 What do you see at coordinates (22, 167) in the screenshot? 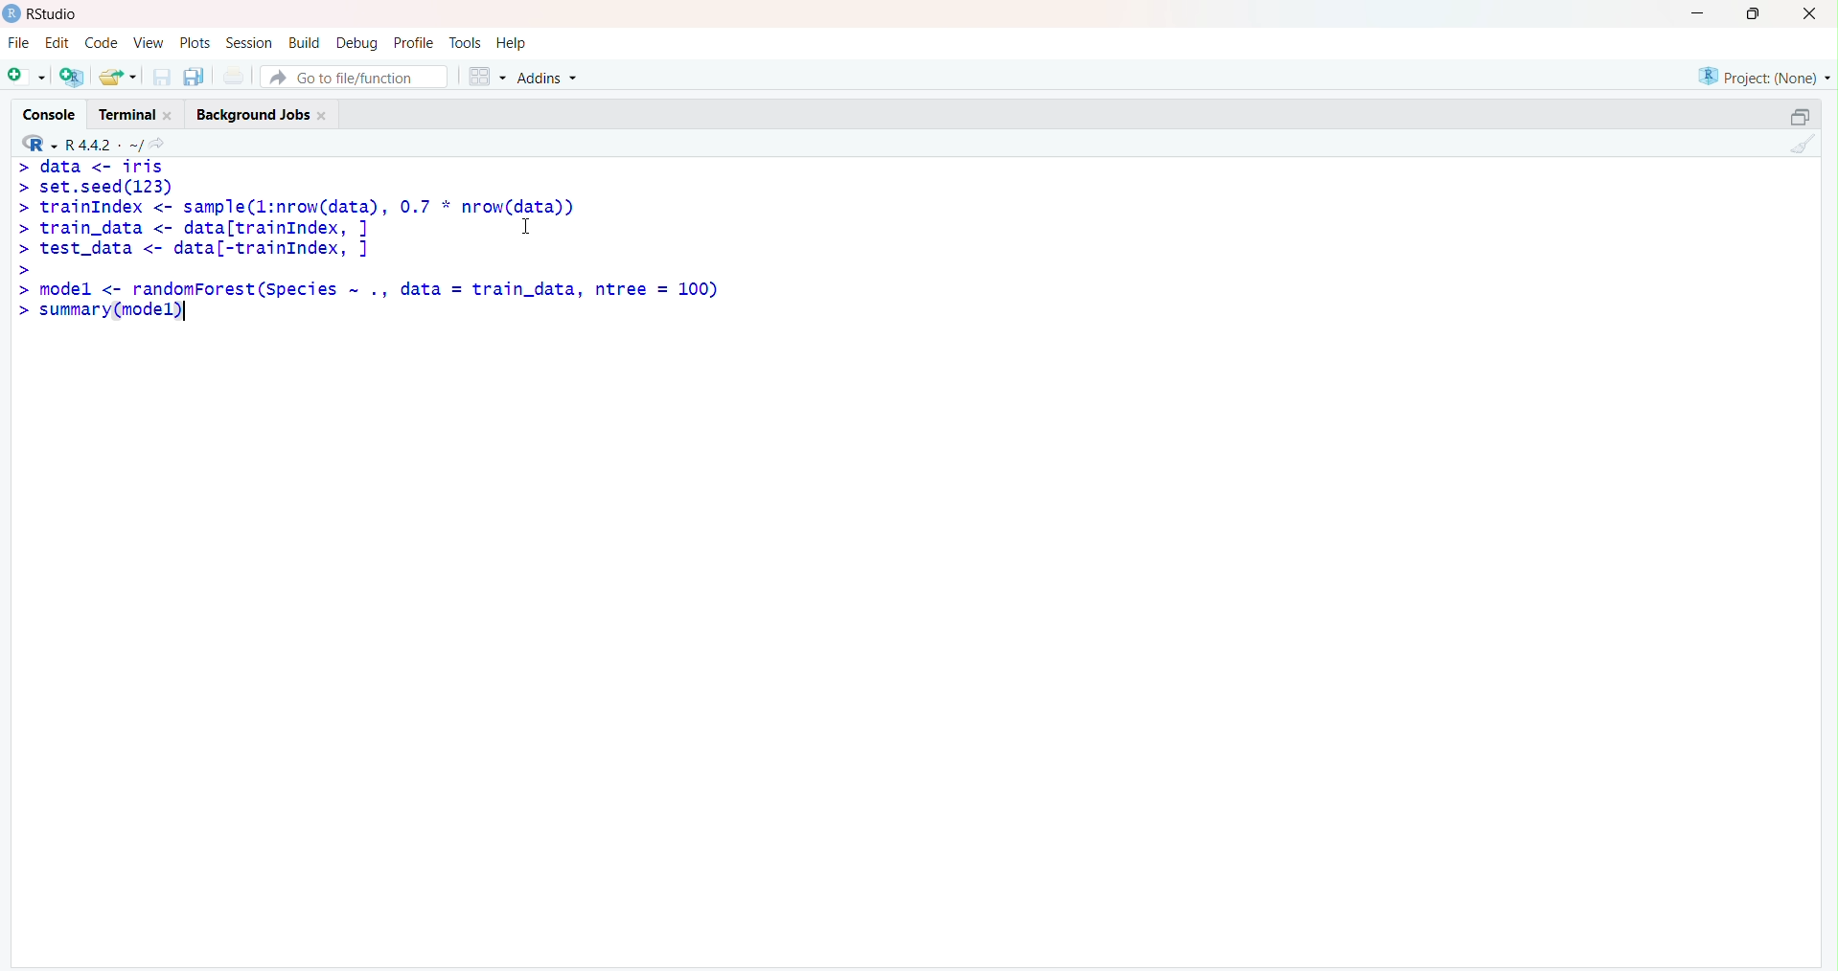
I see `Prompt cursor` at bounding box center [22, 167].